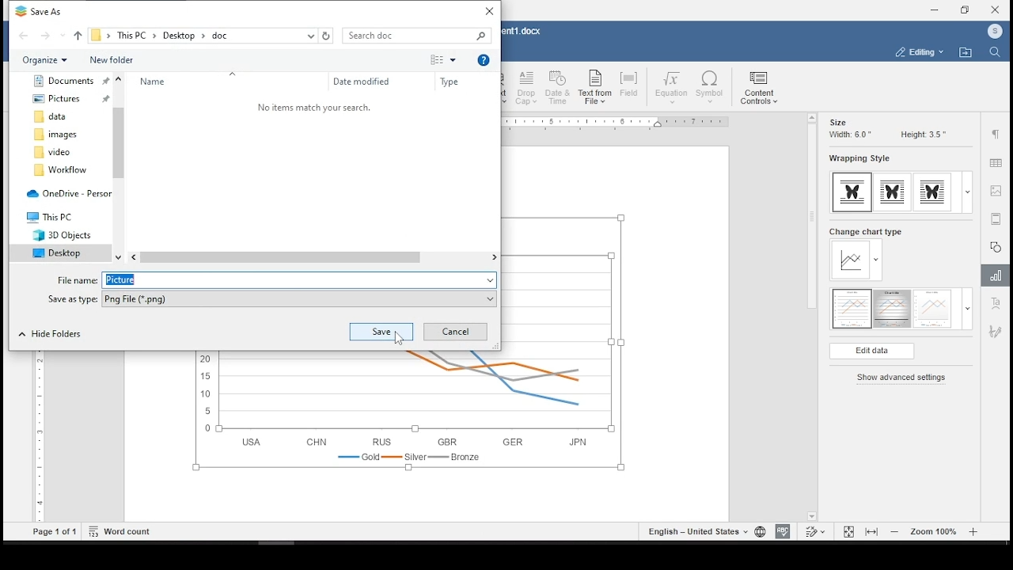  What do you see at coordinates (559, 88) in the screenshot?
I see `date and time` at bounding box center [559, 88].